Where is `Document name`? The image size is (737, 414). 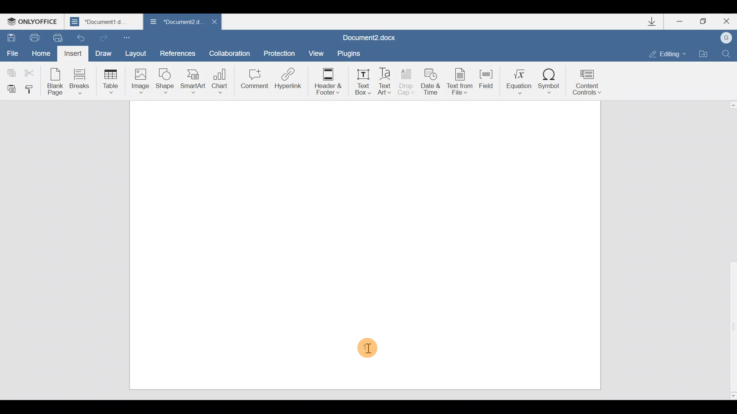 Document name is located at coordinates (375, 36).